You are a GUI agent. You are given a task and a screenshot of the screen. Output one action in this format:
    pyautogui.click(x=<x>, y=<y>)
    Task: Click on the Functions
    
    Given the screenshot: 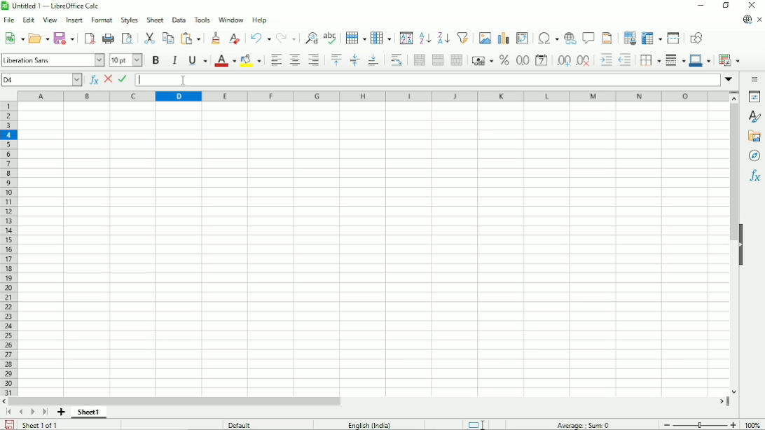 What is the action you would take?
    pyautogui.click(x=754, y=176)
    